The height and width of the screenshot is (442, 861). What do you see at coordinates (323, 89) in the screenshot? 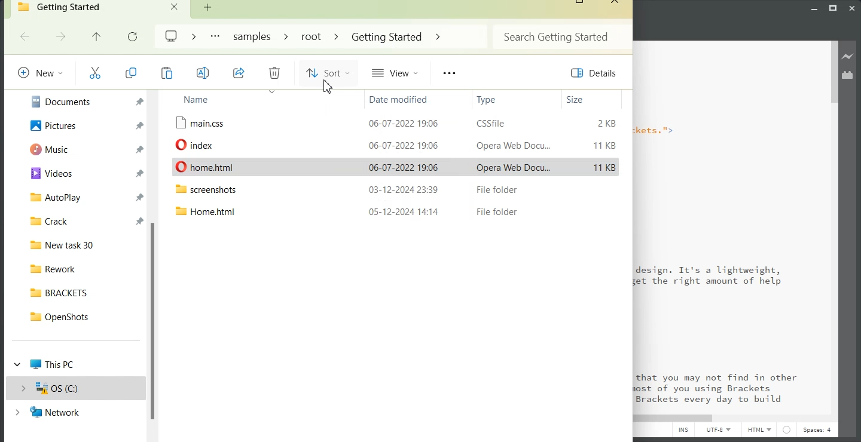
I see `cursor` at bounding box center [323, 89].